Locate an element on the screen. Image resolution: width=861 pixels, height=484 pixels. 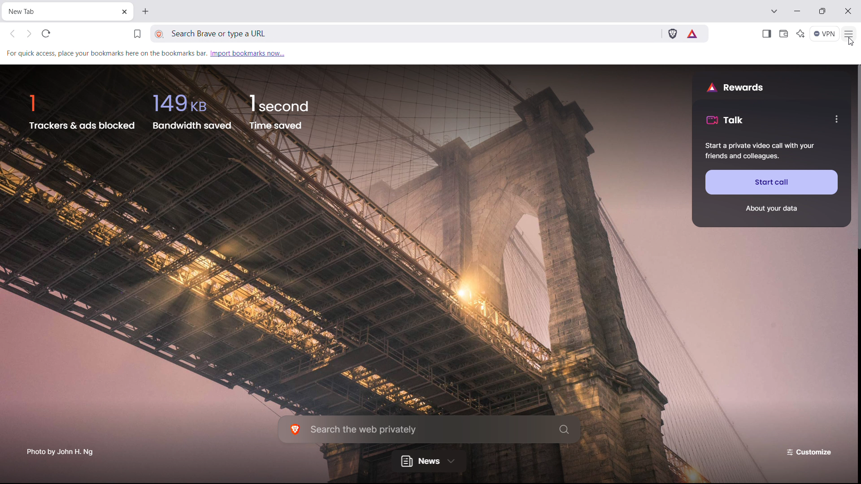
For quick access, place your bookmarks here on the bookmarks bar is located at coordinates (107, 55).